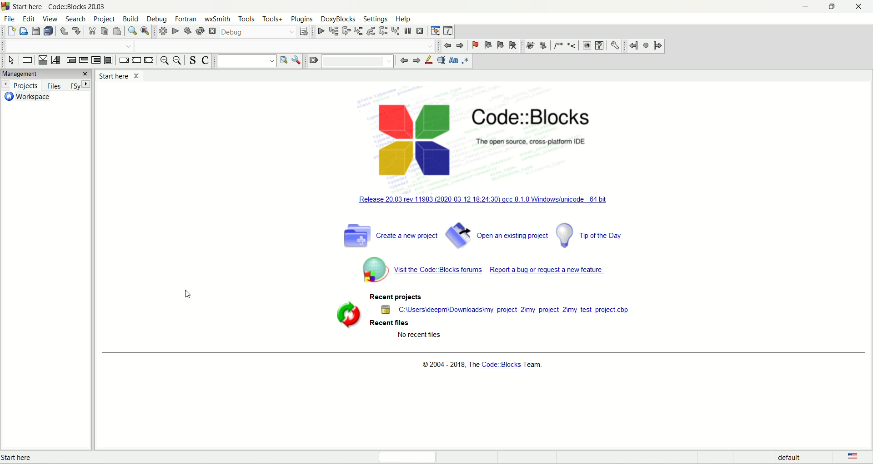 This screenshot has height=464, width=873. I want to click on blank space, so click(67, 45).